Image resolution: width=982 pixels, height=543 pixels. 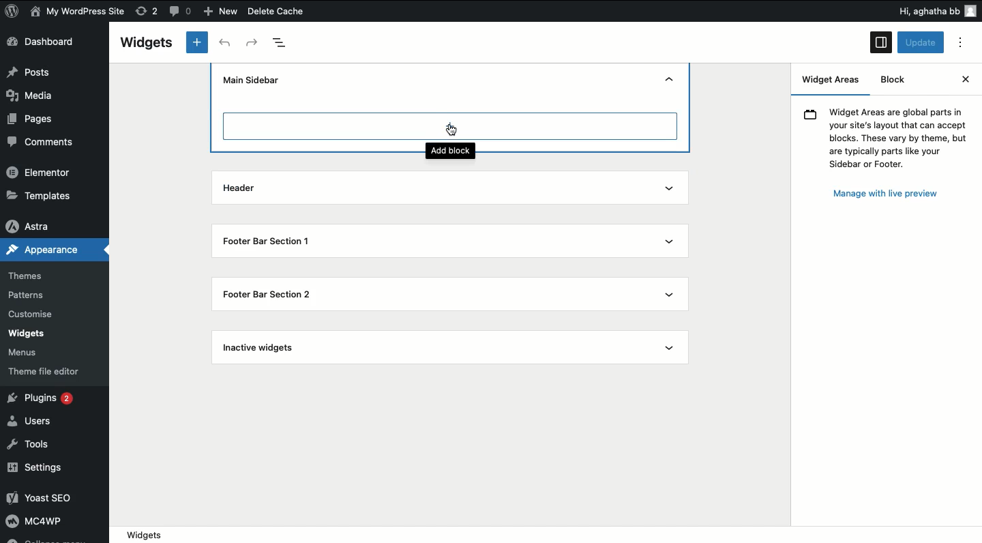 What do you see at coordinates (893, 80) in the screenshot?
I see `Block` at bounding box center [893, 80].